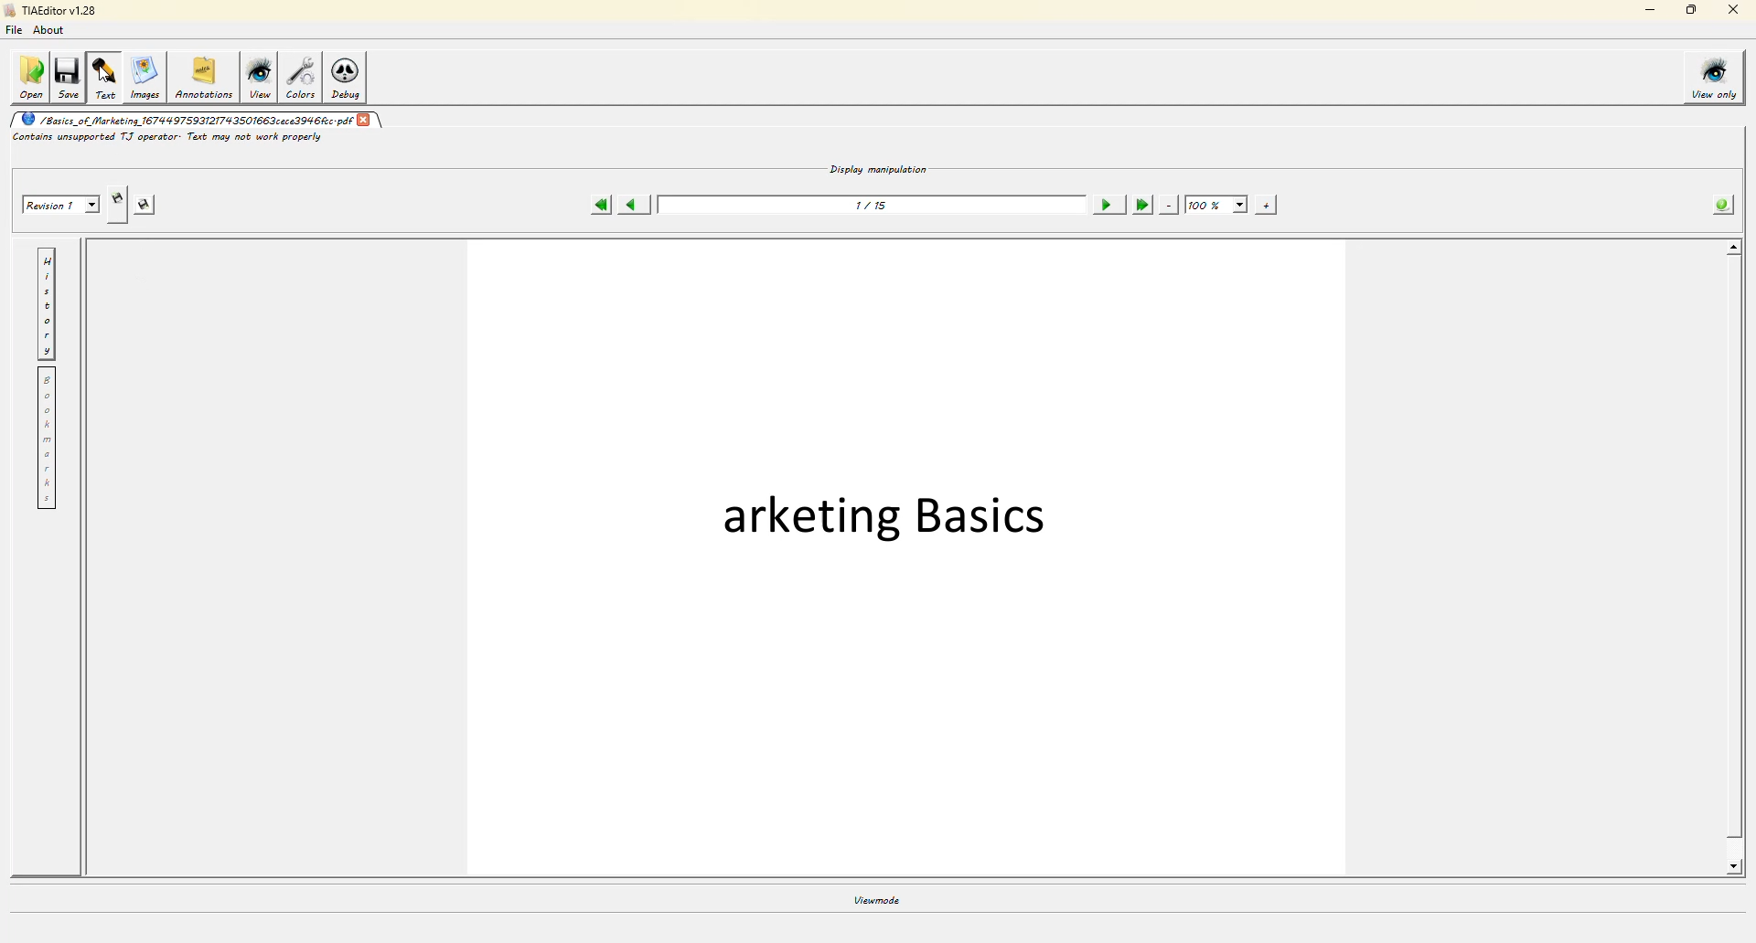 The image size is (1756, 943). Describe the element at coordinates (873, 207) in the screenshot. I see `page number` at that location.